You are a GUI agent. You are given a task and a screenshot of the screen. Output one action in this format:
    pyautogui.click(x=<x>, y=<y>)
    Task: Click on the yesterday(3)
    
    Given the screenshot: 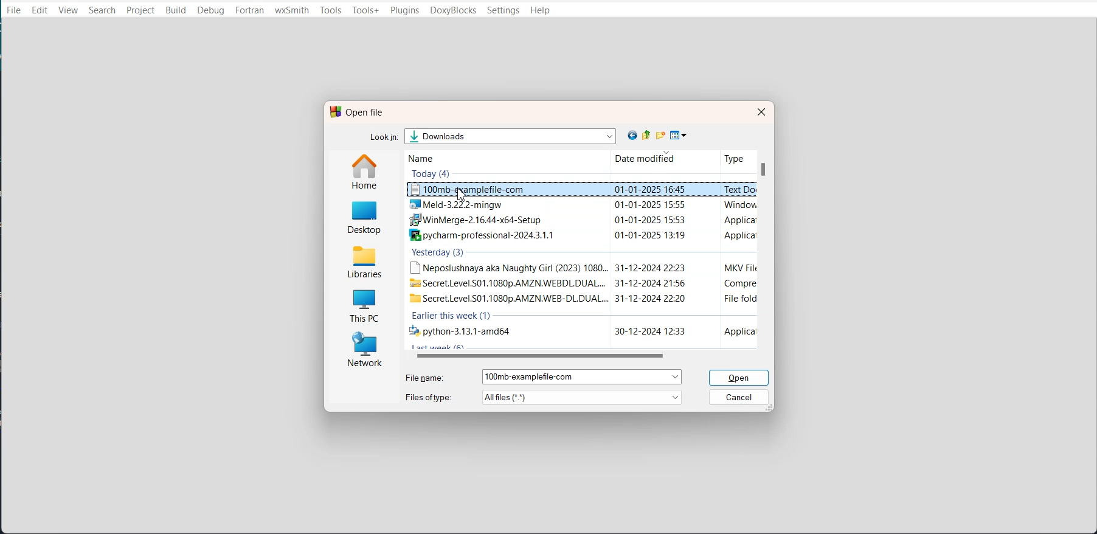 What is the action you would take?
    pyautogui.click(x=439, y=253)
    